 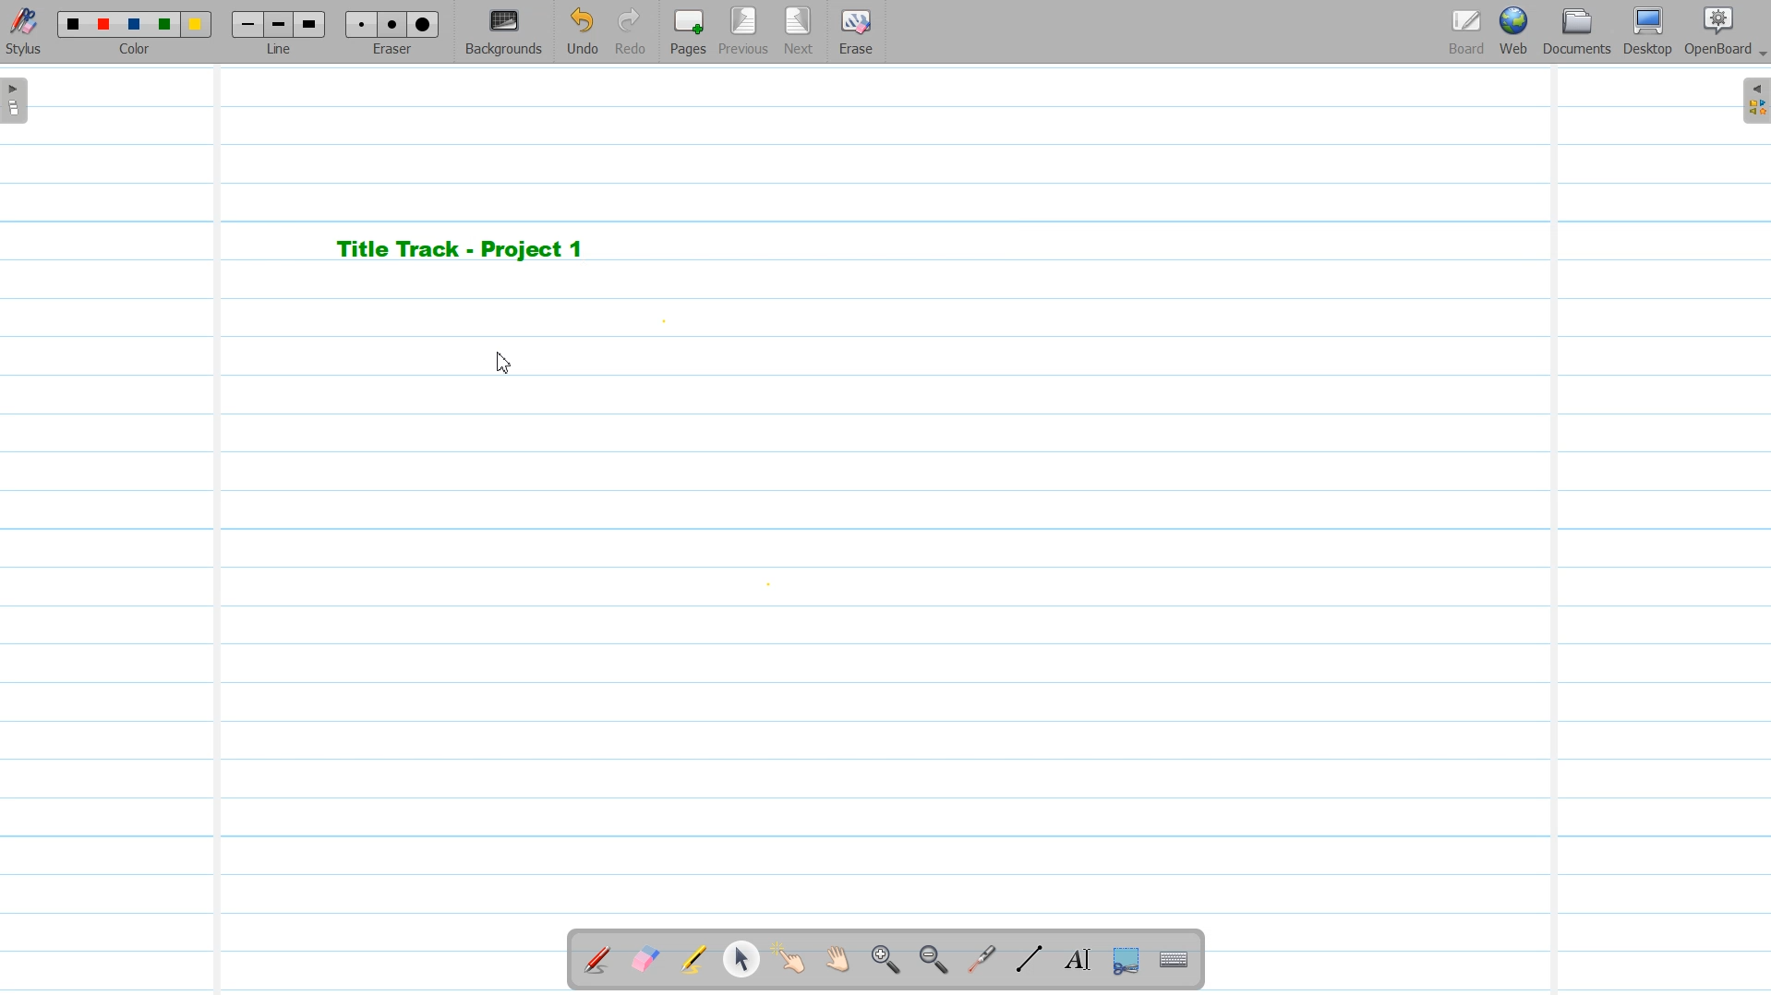 What do you see at coordinates (1074, 960) in the screenshot?
I see `Text Tool` at bounding box center [1074, 960].